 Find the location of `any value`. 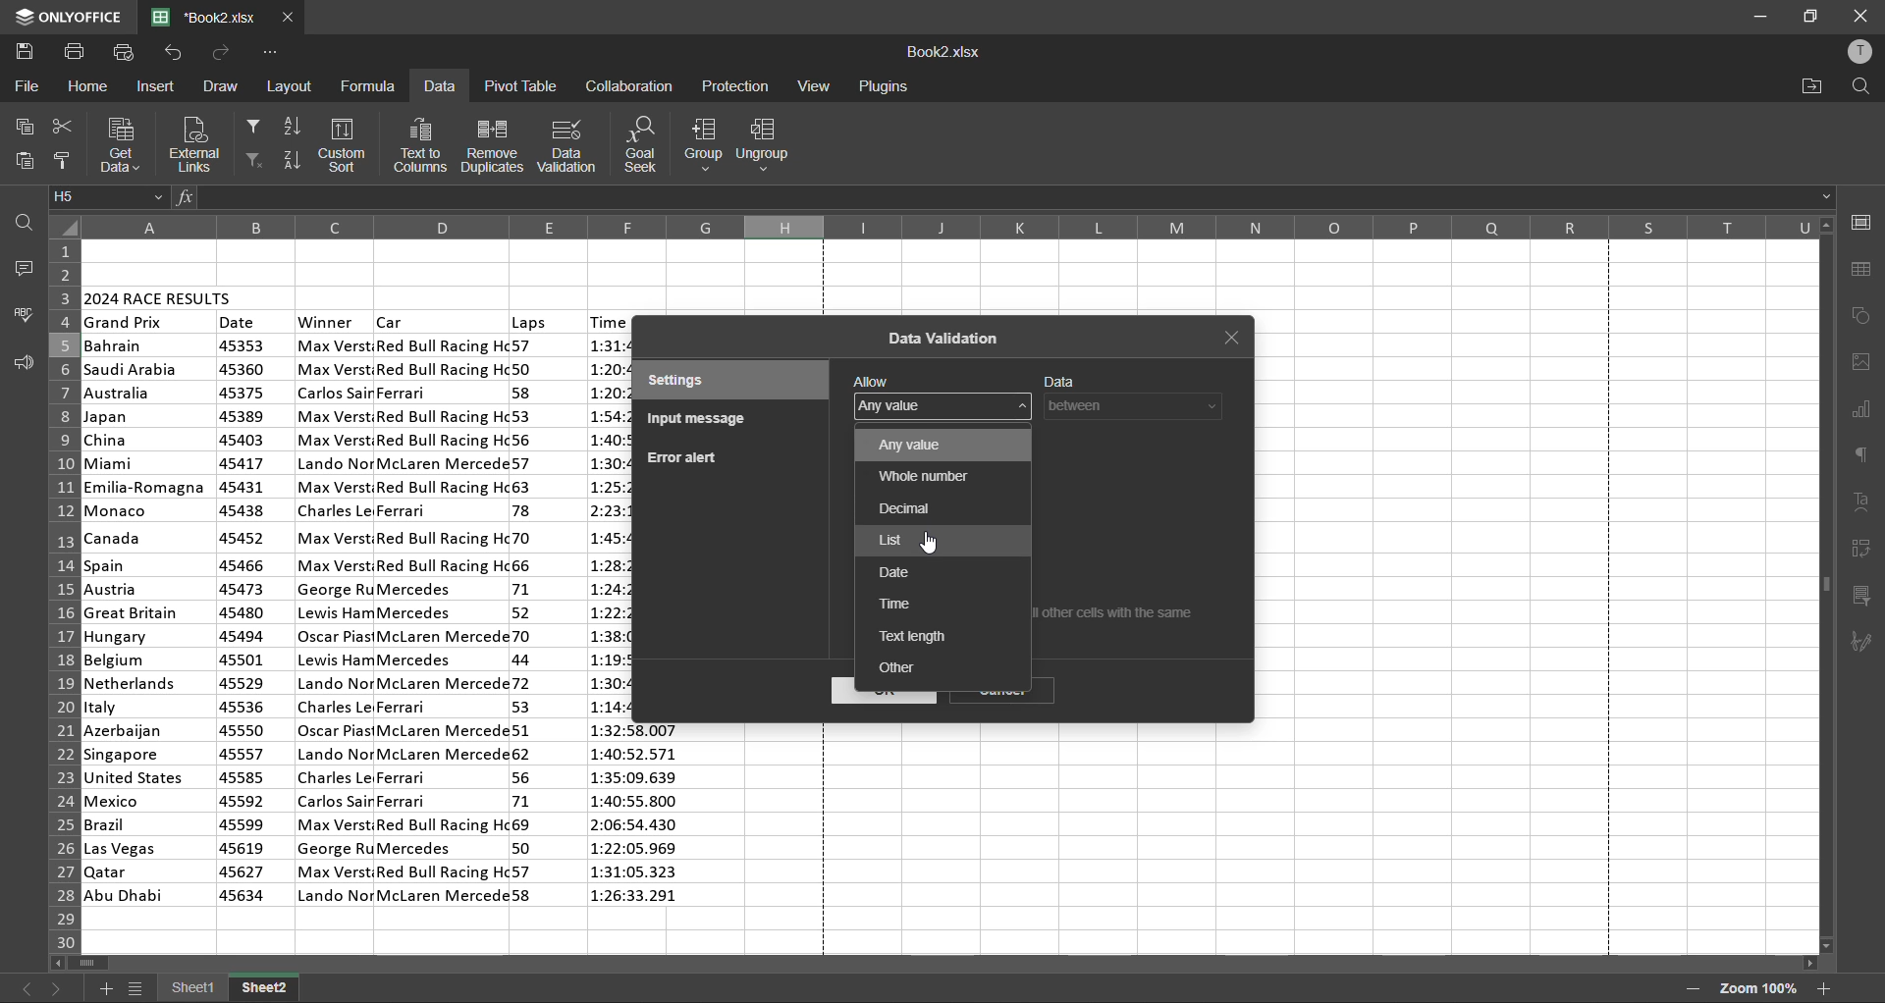

any value is located at coordinates (919, 445).